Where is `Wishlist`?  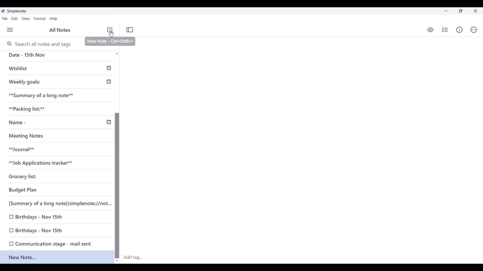 Wishlist is located at coordinates (19, 69).